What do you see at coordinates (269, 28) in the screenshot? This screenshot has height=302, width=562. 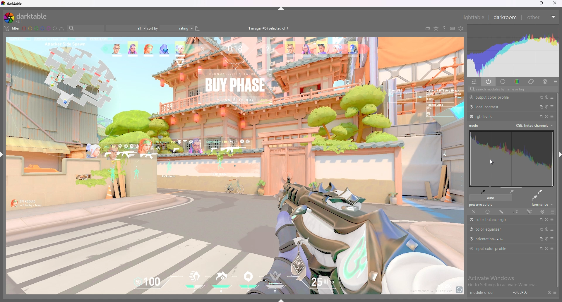 I see `images selected` at bounding box center [269, 28].